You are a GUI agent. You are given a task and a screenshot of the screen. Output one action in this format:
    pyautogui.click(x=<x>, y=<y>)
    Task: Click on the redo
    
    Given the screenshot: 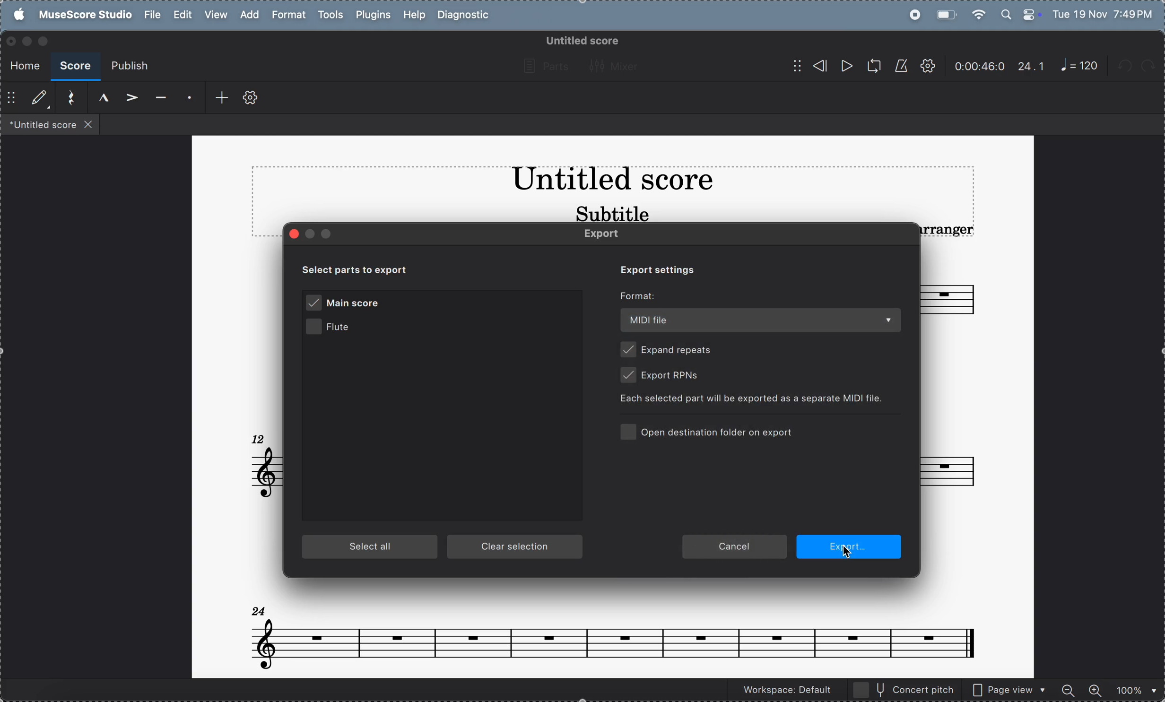 What is the action you would take?
    pyautogui.click(x=1153, y=66)
    